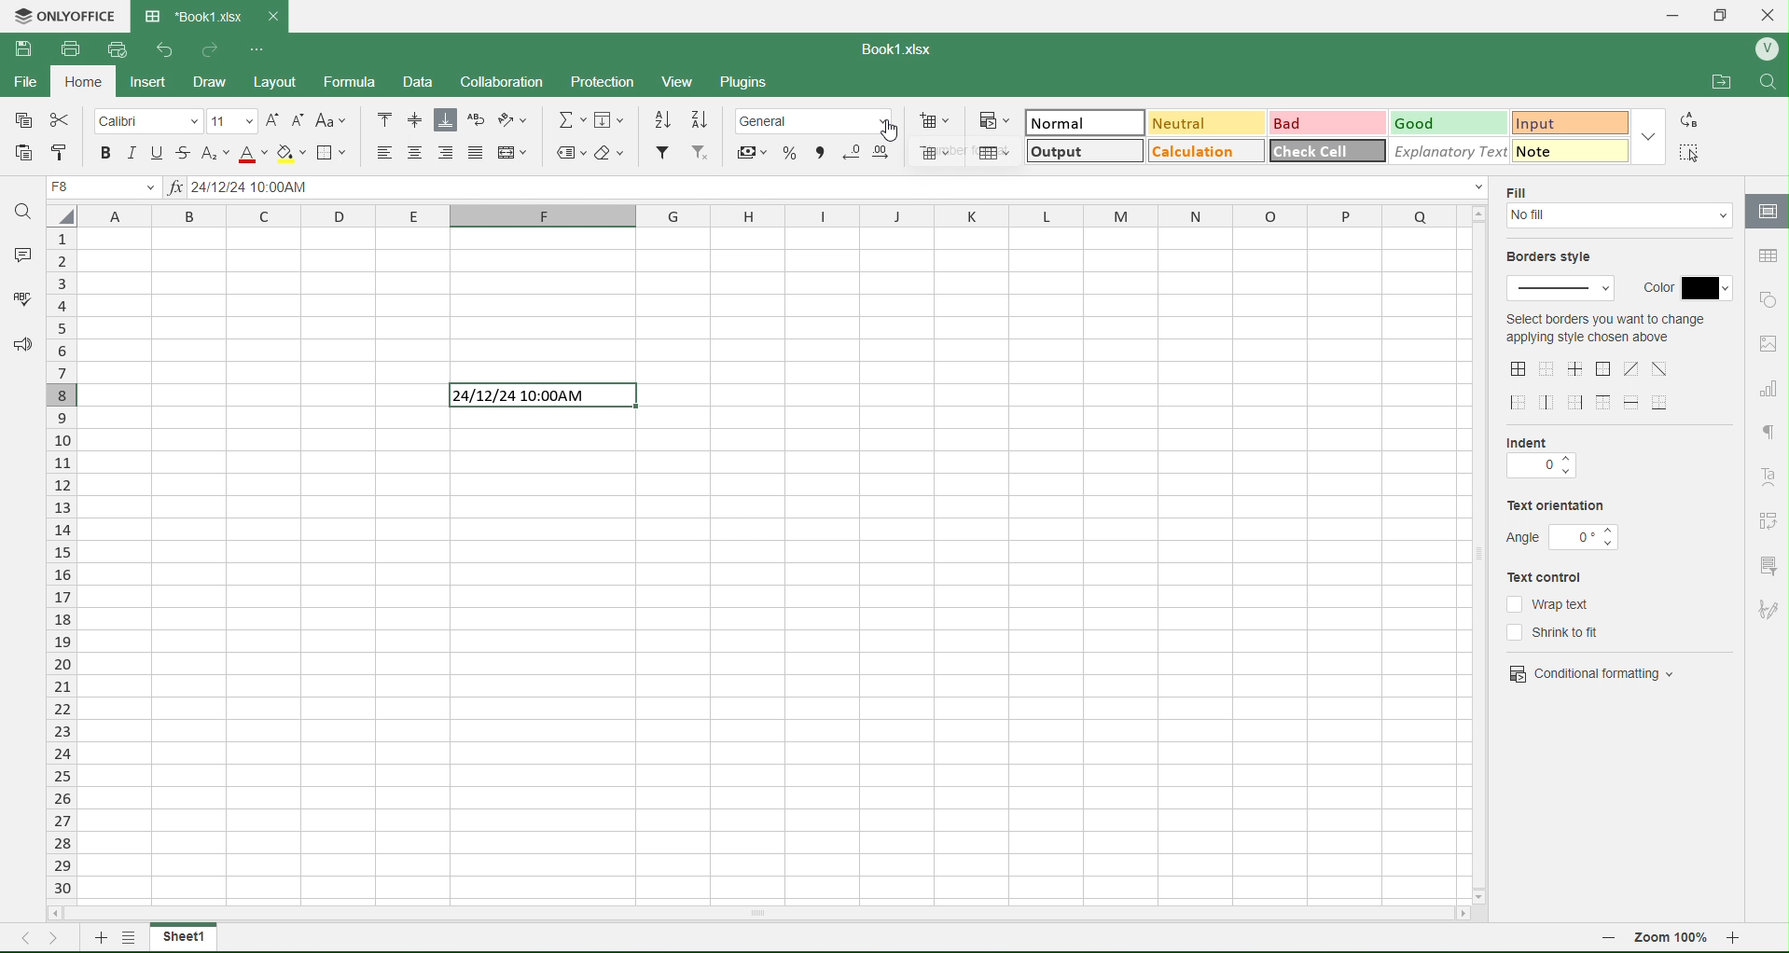 The height and width of the screenshot is (953, 1789). Describe the element at coordinates (16, 300) in the screenshot. I see `Spell Checking` at that location.